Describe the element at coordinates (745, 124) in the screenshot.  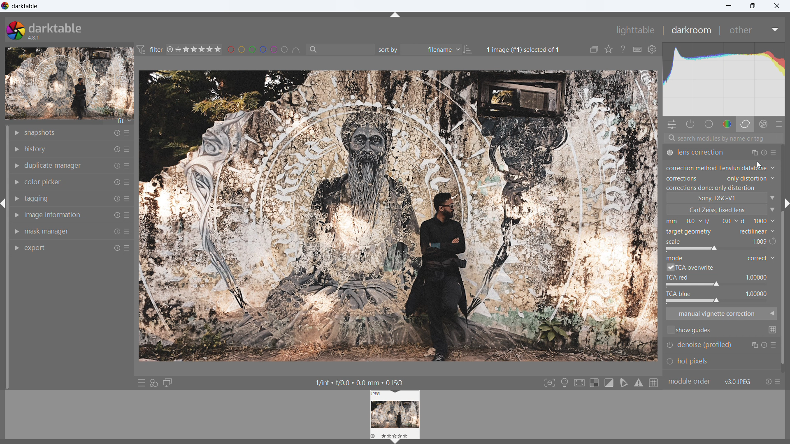
I see `correct` at that location.